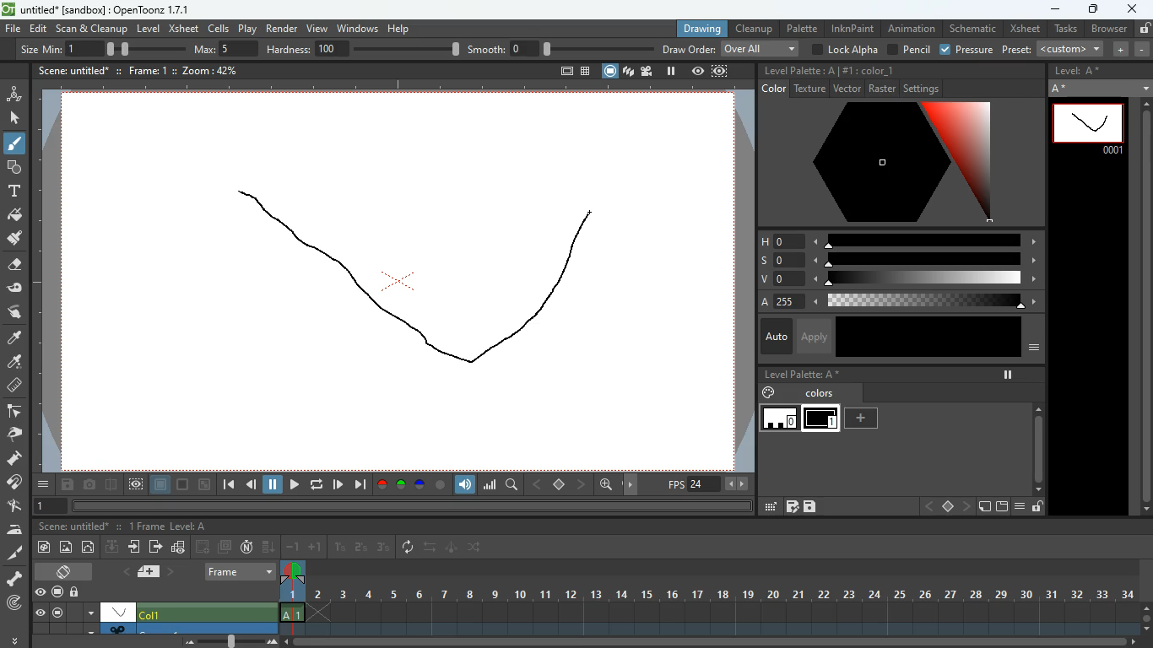 Image resolution: width=1153 pixels, height=648 pixels. What do you see at coordinates (92, 30) in the screenshot?
I see `scan & cleanup` at bounding box center [92, 30].